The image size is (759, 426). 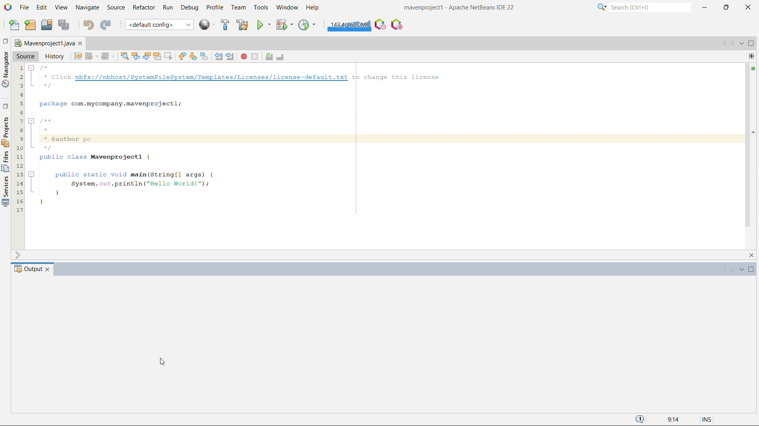 I want to click on minimize, so click(x=704, y=7).